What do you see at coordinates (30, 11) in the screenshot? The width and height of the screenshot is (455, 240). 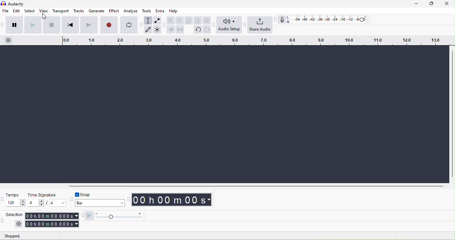 I see `select` at bounding box center [30, 11].